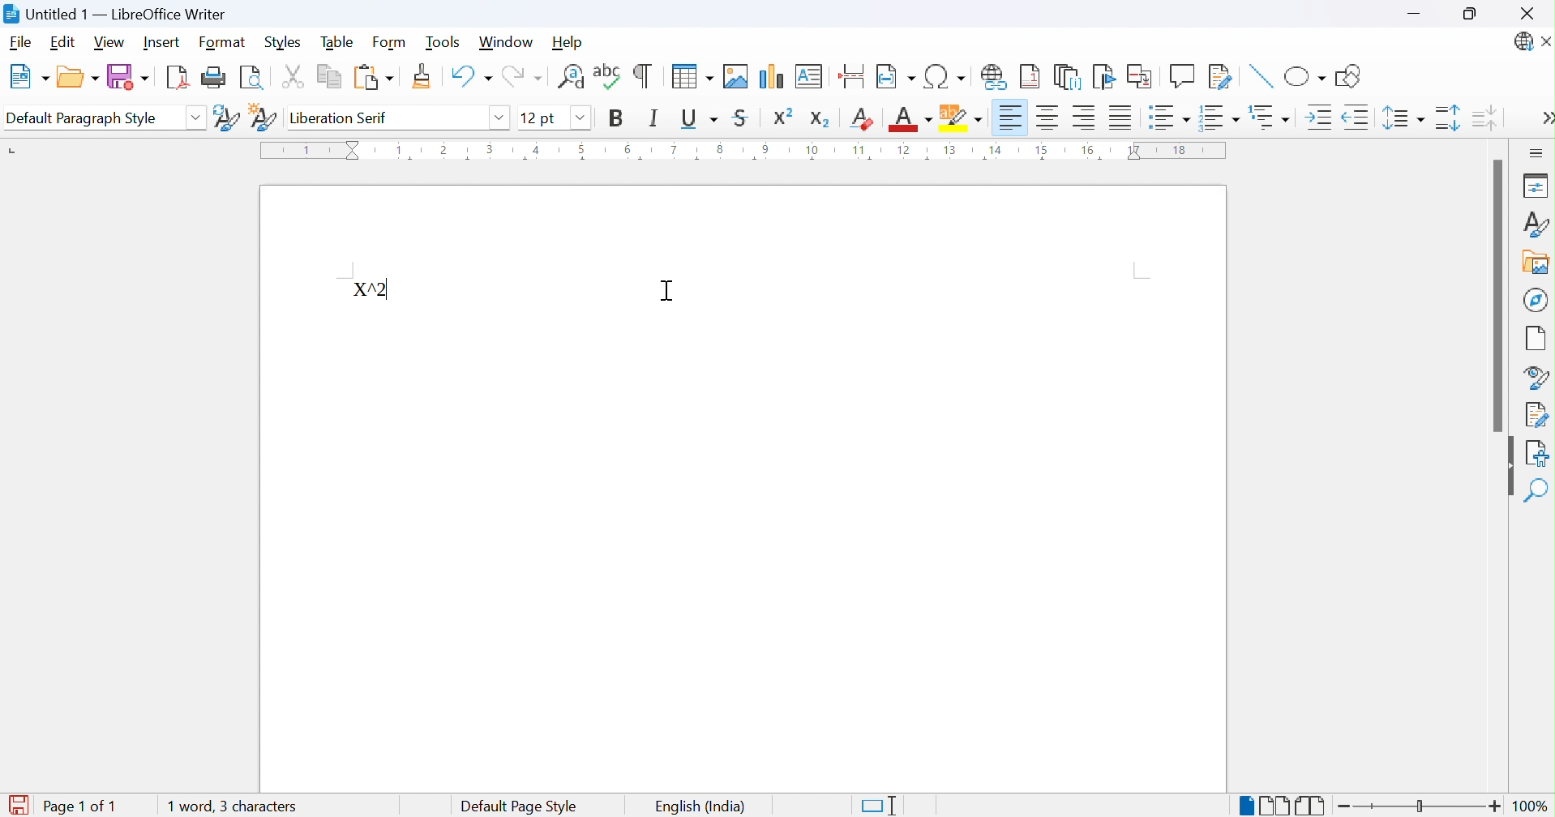 Image resolution: width=1555 pixels, height=817 pixels. Describe the element at coordinates (161, 41) in the screenshot. I see `Insert` at that location.